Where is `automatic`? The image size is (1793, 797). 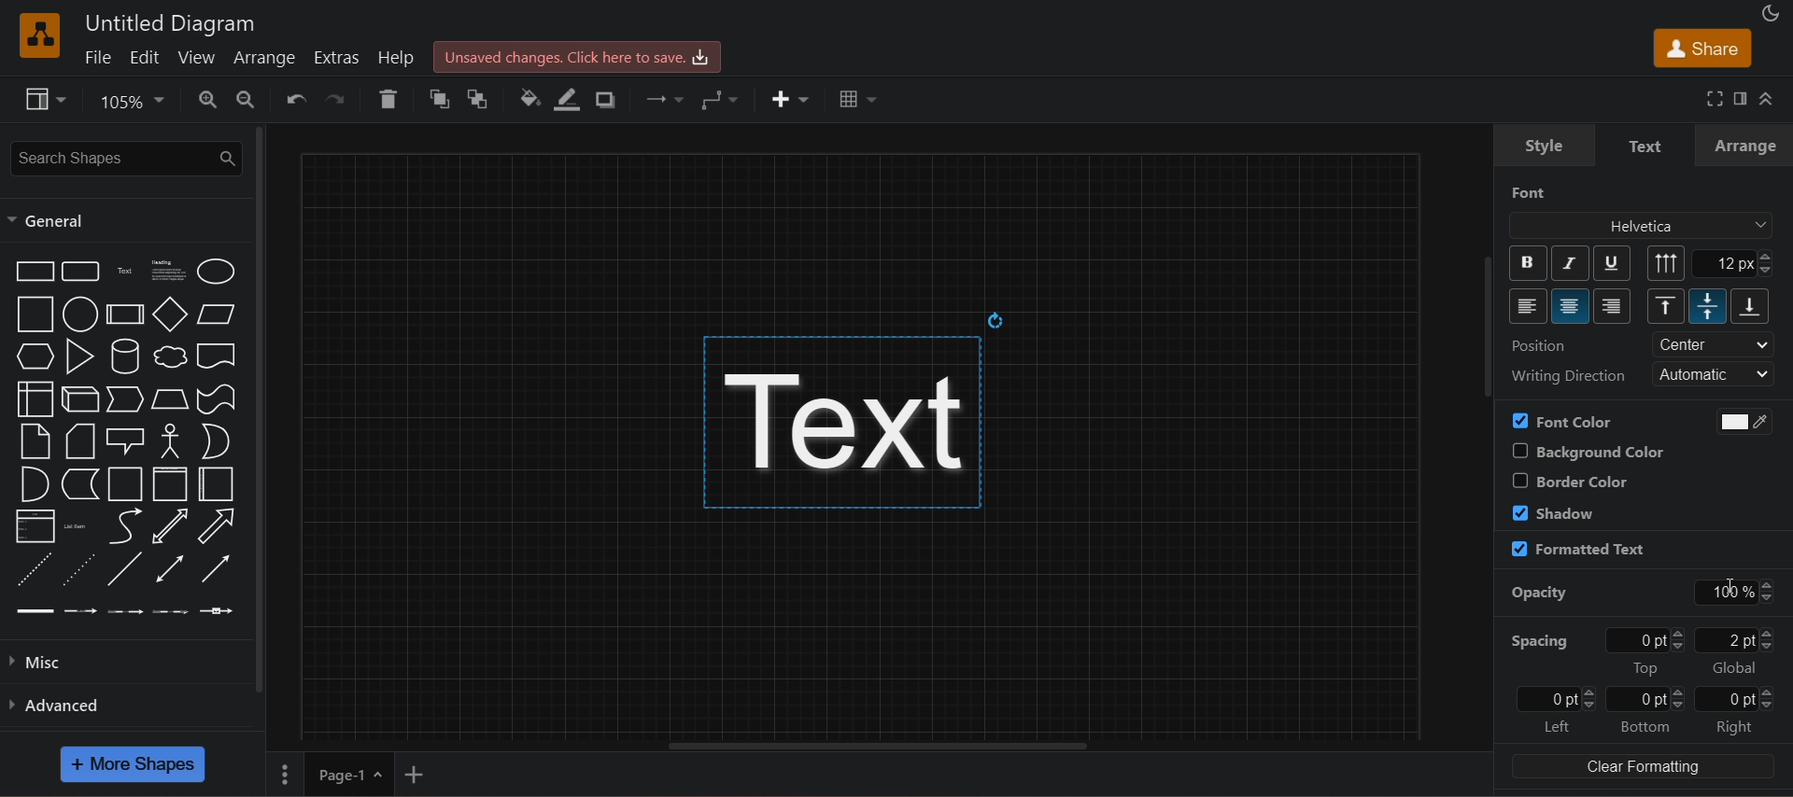 automatic is located at coordinates (1716, 374).